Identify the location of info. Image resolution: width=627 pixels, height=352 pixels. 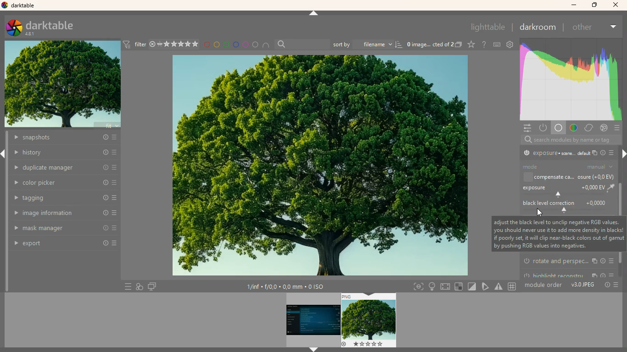
(604, 154).